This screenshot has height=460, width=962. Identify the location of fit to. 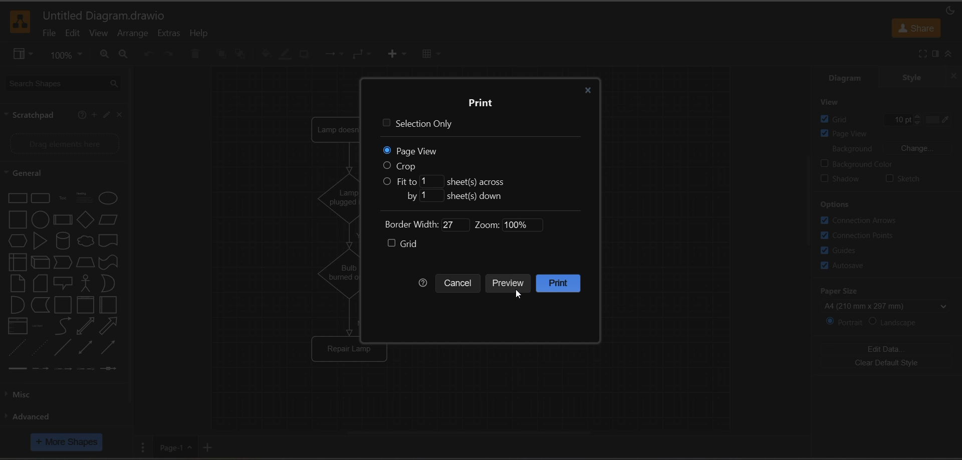
(447, 180).